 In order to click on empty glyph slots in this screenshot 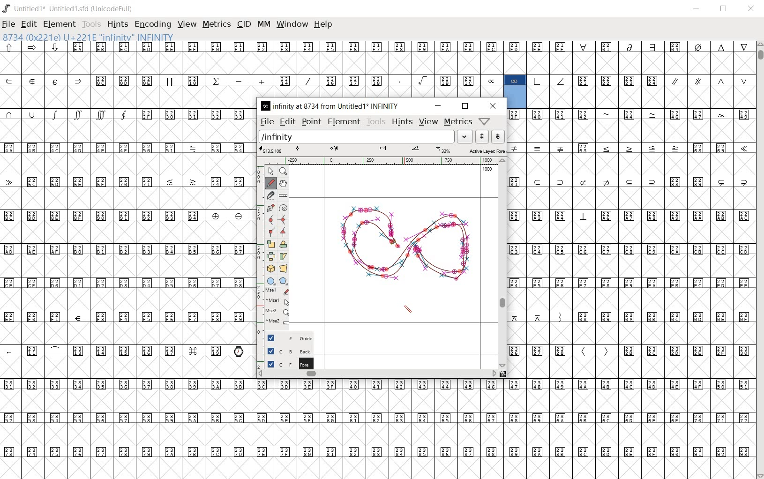, I will do `click(630, 299)`.